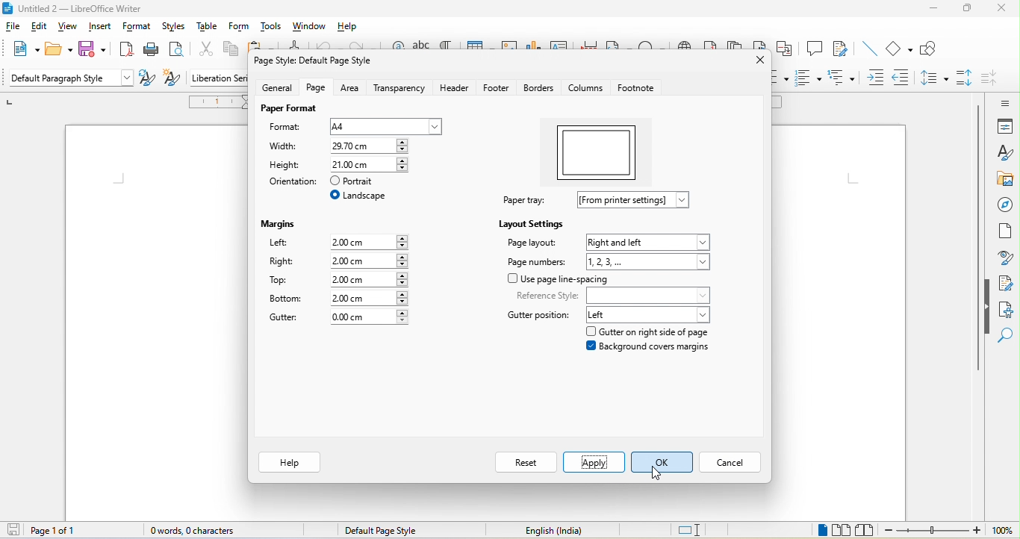 This screenshot has height=539, width=1020. I want to click on decrease indent, so click(904, 78).